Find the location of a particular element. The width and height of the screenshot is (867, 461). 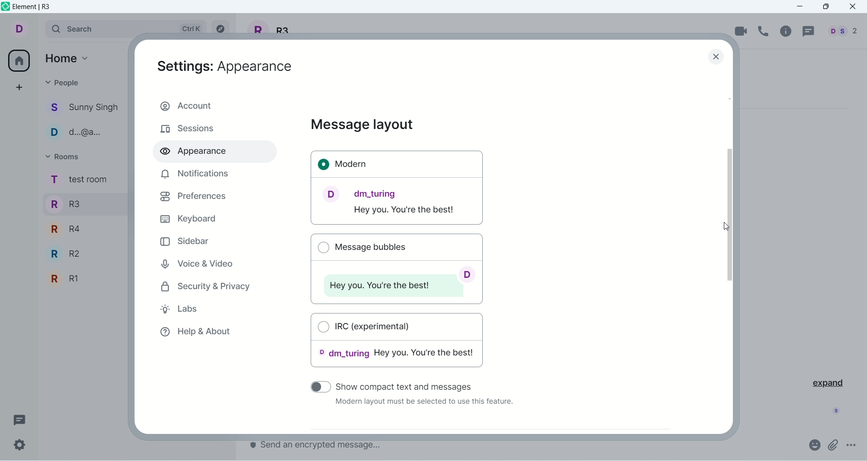

people is located at coordinates (64, 82).